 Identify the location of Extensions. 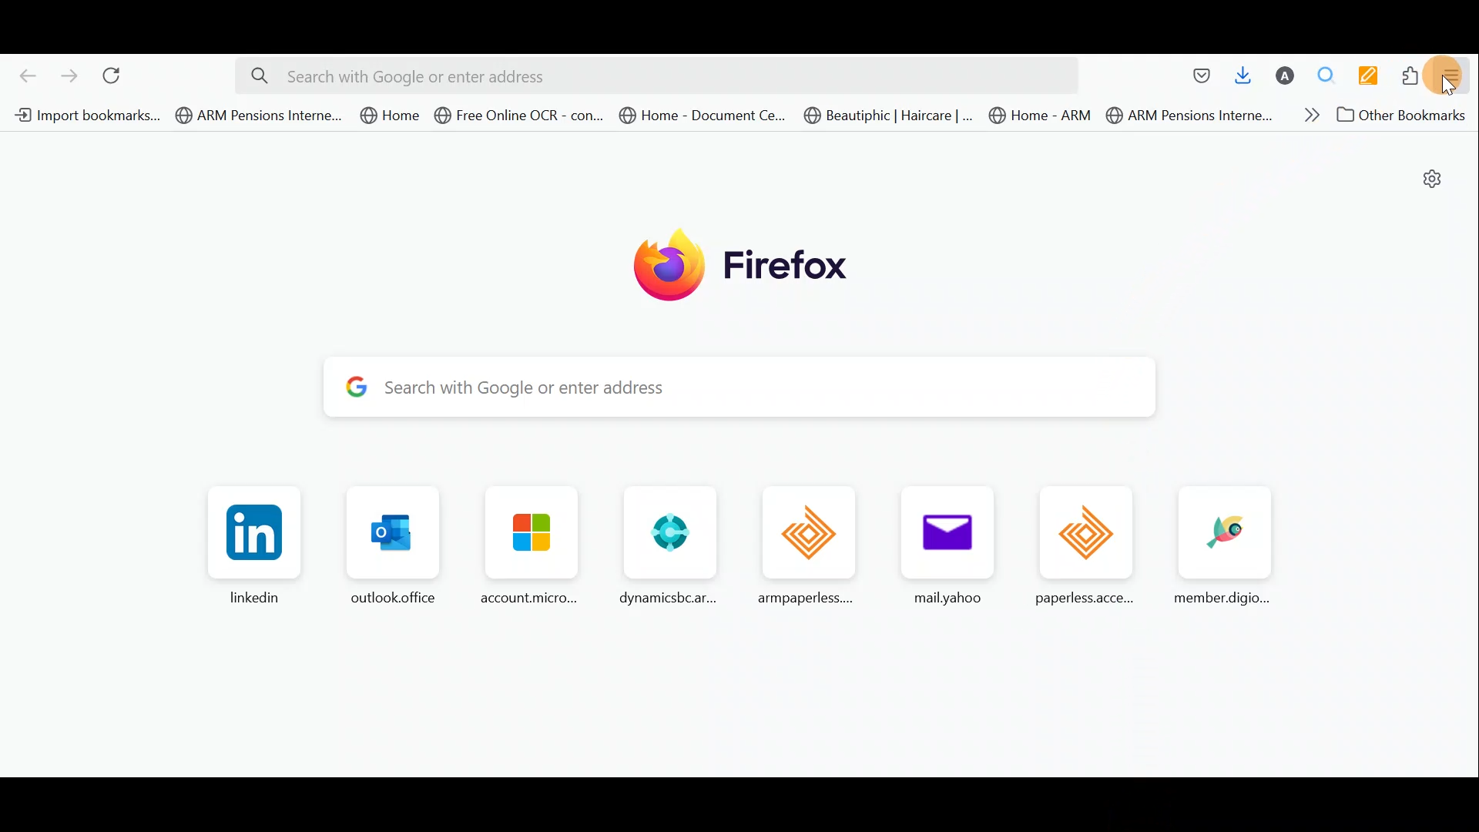
(1412, 75).